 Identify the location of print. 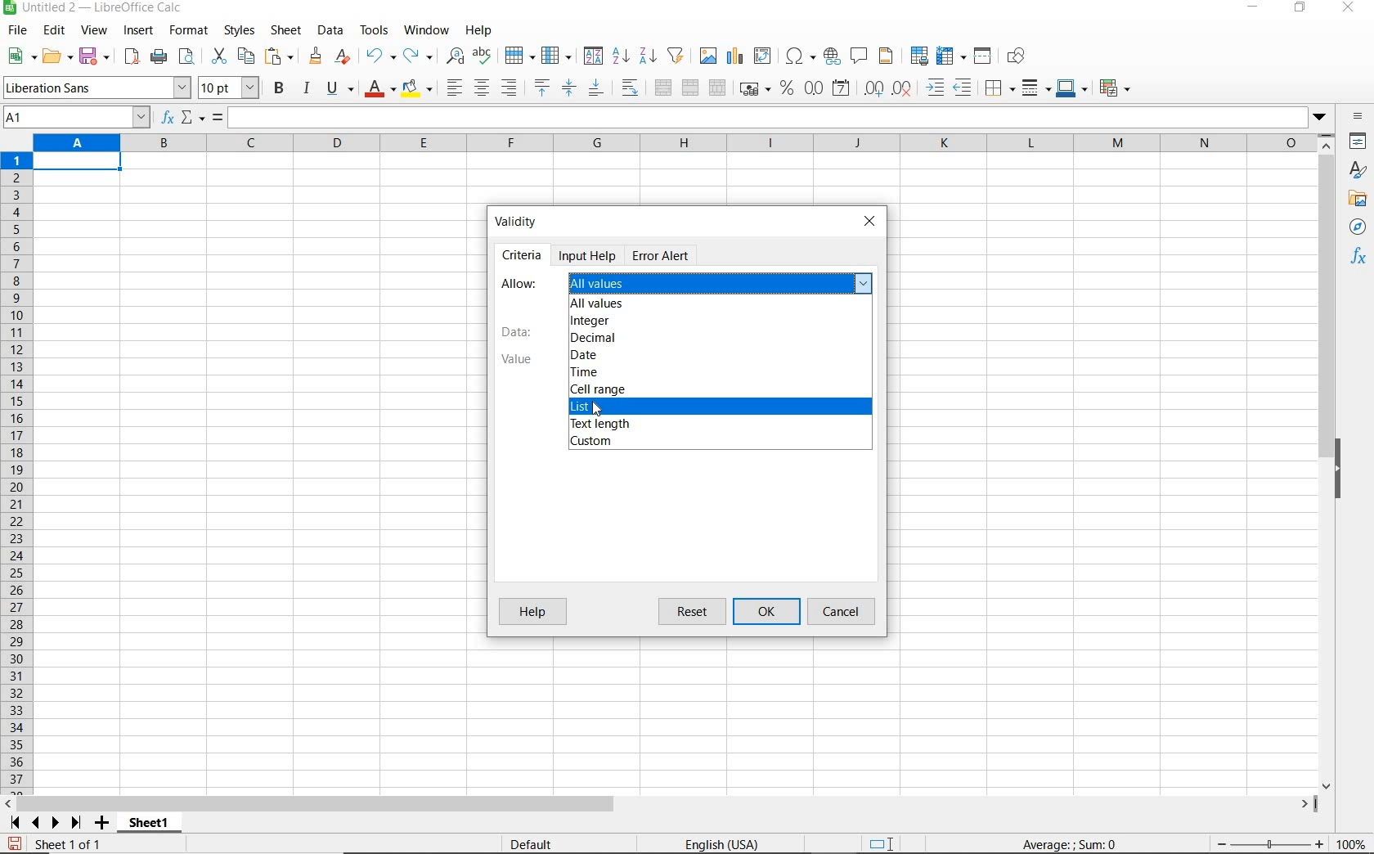
(159, 56).